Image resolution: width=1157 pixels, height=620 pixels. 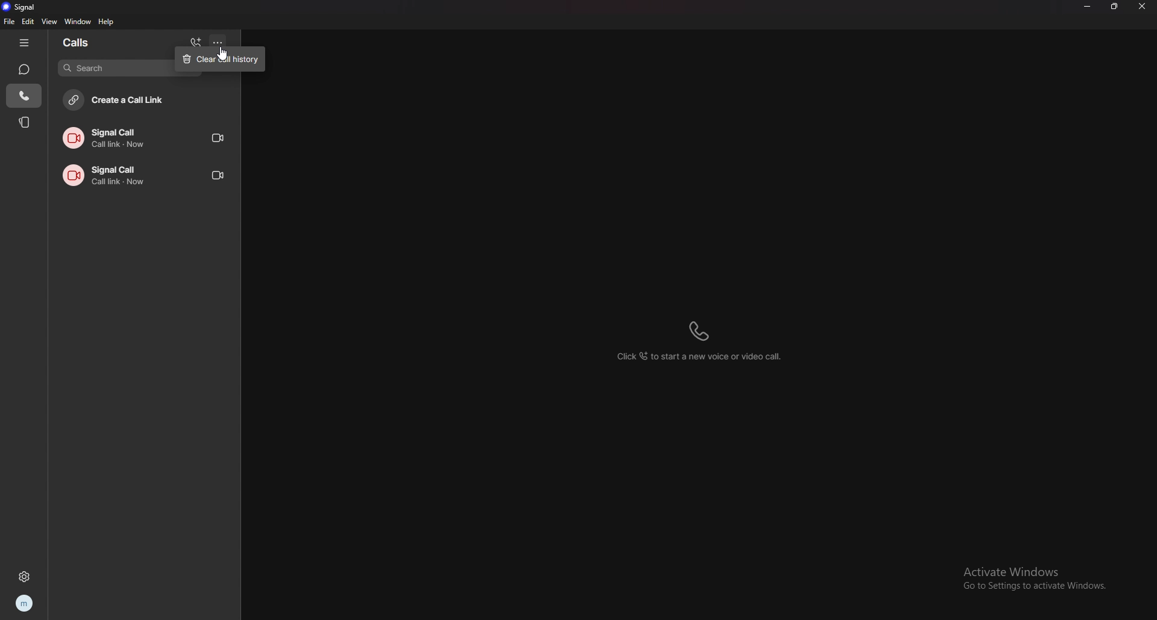 I want to click on calls, so click(x=93, y=42).